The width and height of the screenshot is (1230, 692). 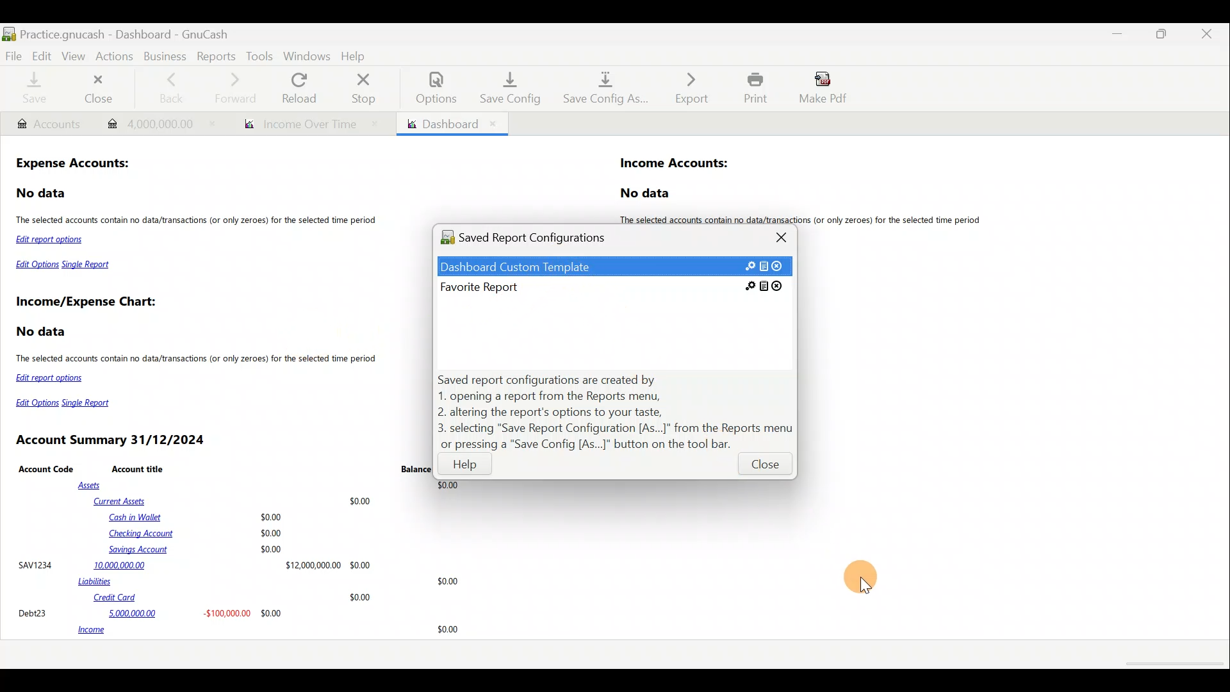 What do you see at coordinates (356, 54) in the screenshot?
I see `Help` at bounding box center [356, 54].